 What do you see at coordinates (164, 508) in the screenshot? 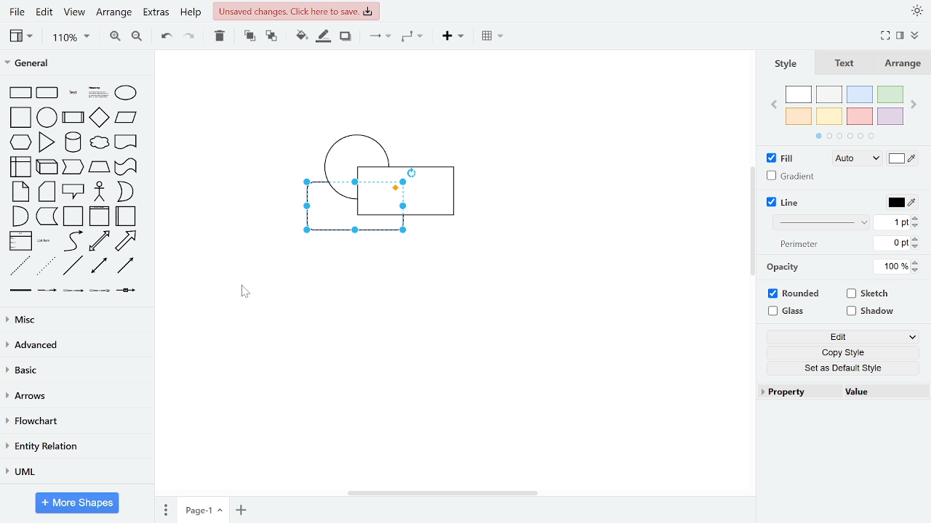
I see `pages` at bounding box center [164, 508].